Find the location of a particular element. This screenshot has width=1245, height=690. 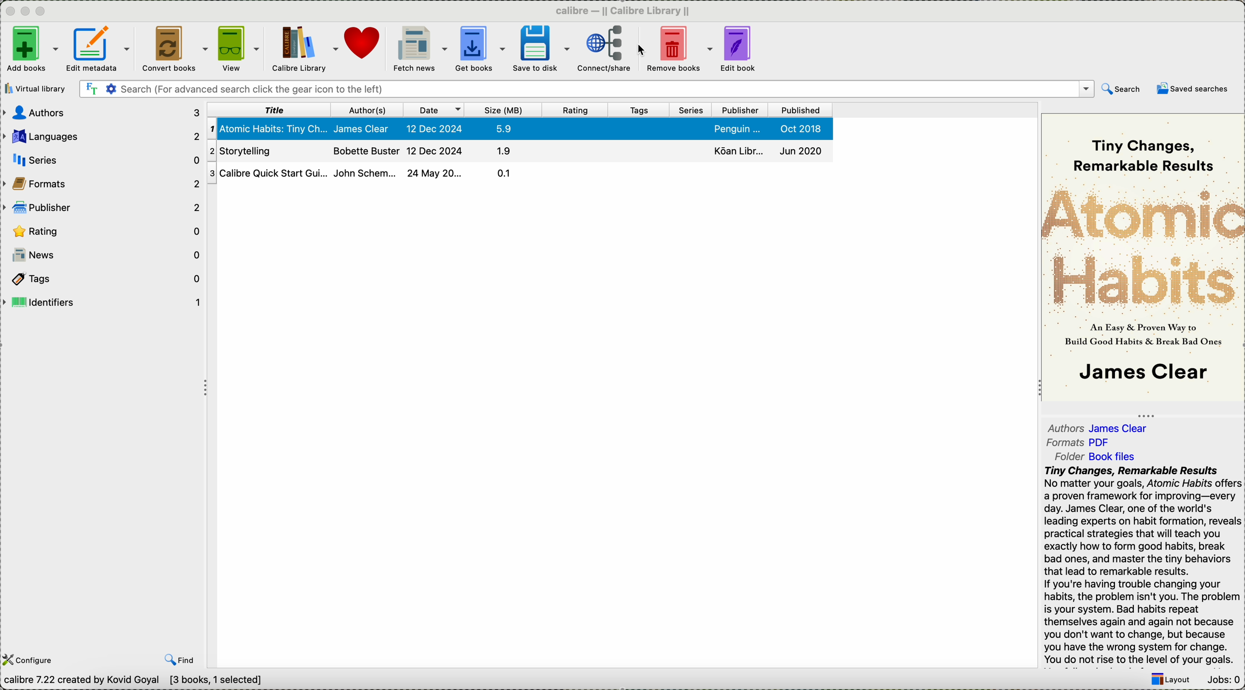

publisher is located at coordinates (742, 110).